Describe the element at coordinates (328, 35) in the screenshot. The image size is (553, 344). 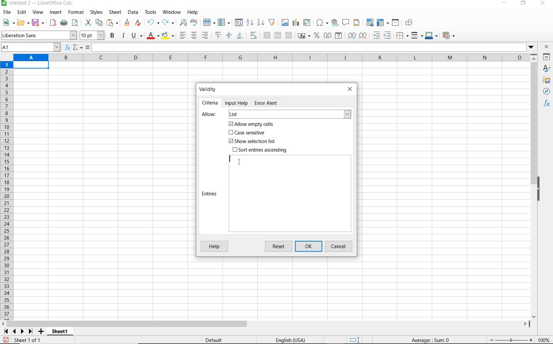
I see `format as number` at that location.